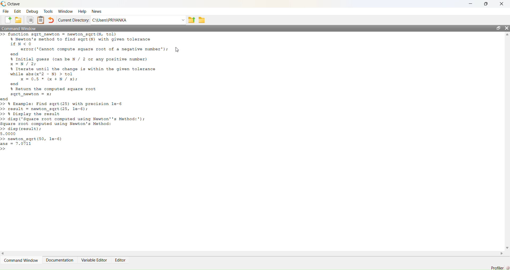  What do you see at coordinates (507, 248) in the screenshot?
I see `Down` at bounding box center [507, 248].